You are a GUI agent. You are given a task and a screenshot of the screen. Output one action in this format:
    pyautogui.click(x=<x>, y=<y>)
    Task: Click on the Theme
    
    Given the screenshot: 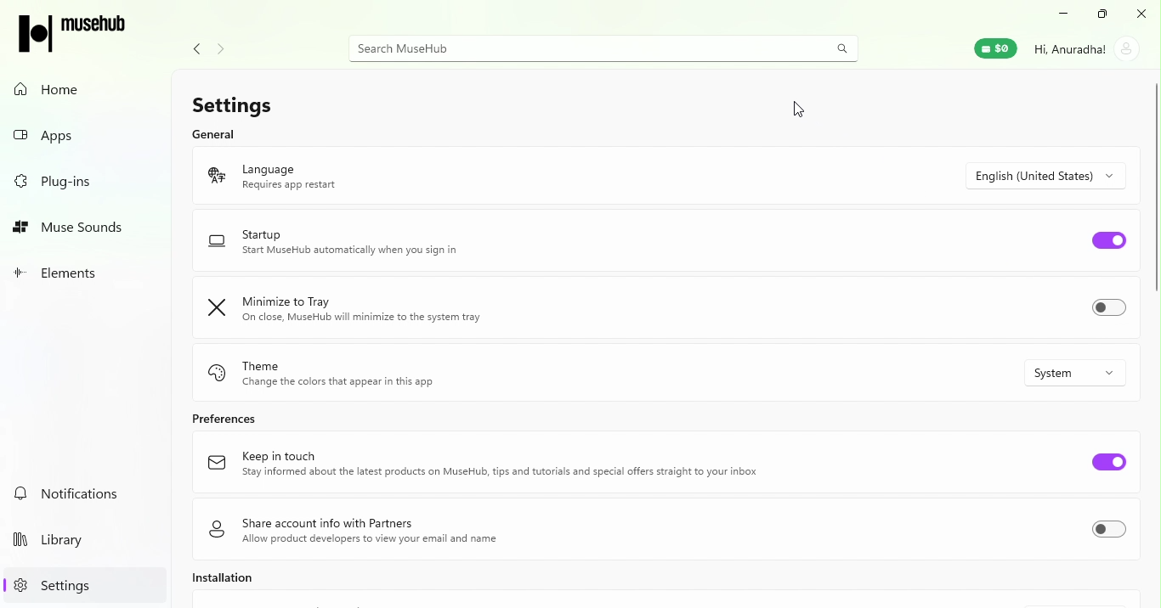 What is the action you would take?
    pyautogui.click(x=354, y=373)
    